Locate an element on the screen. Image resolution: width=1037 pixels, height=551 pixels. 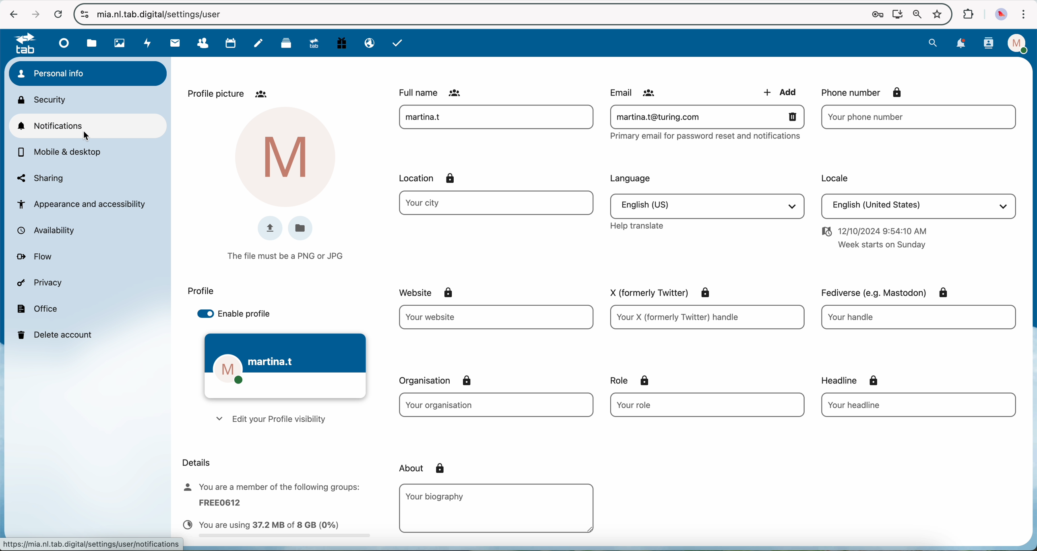
X is located at coordinates (660, 291).